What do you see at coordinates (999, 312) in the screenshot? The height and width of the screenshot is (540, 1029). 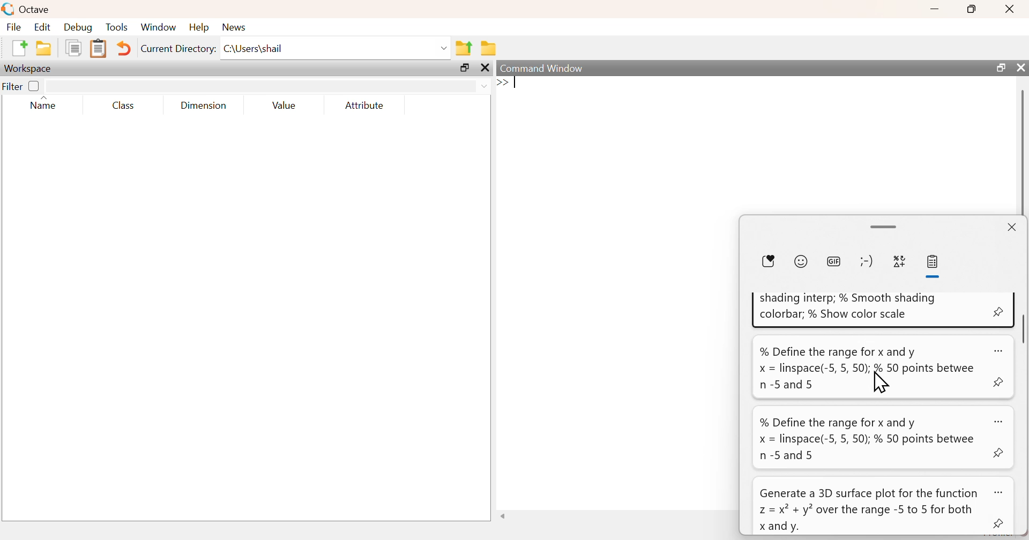 I see `Pin` at bounding box center [999, 312].